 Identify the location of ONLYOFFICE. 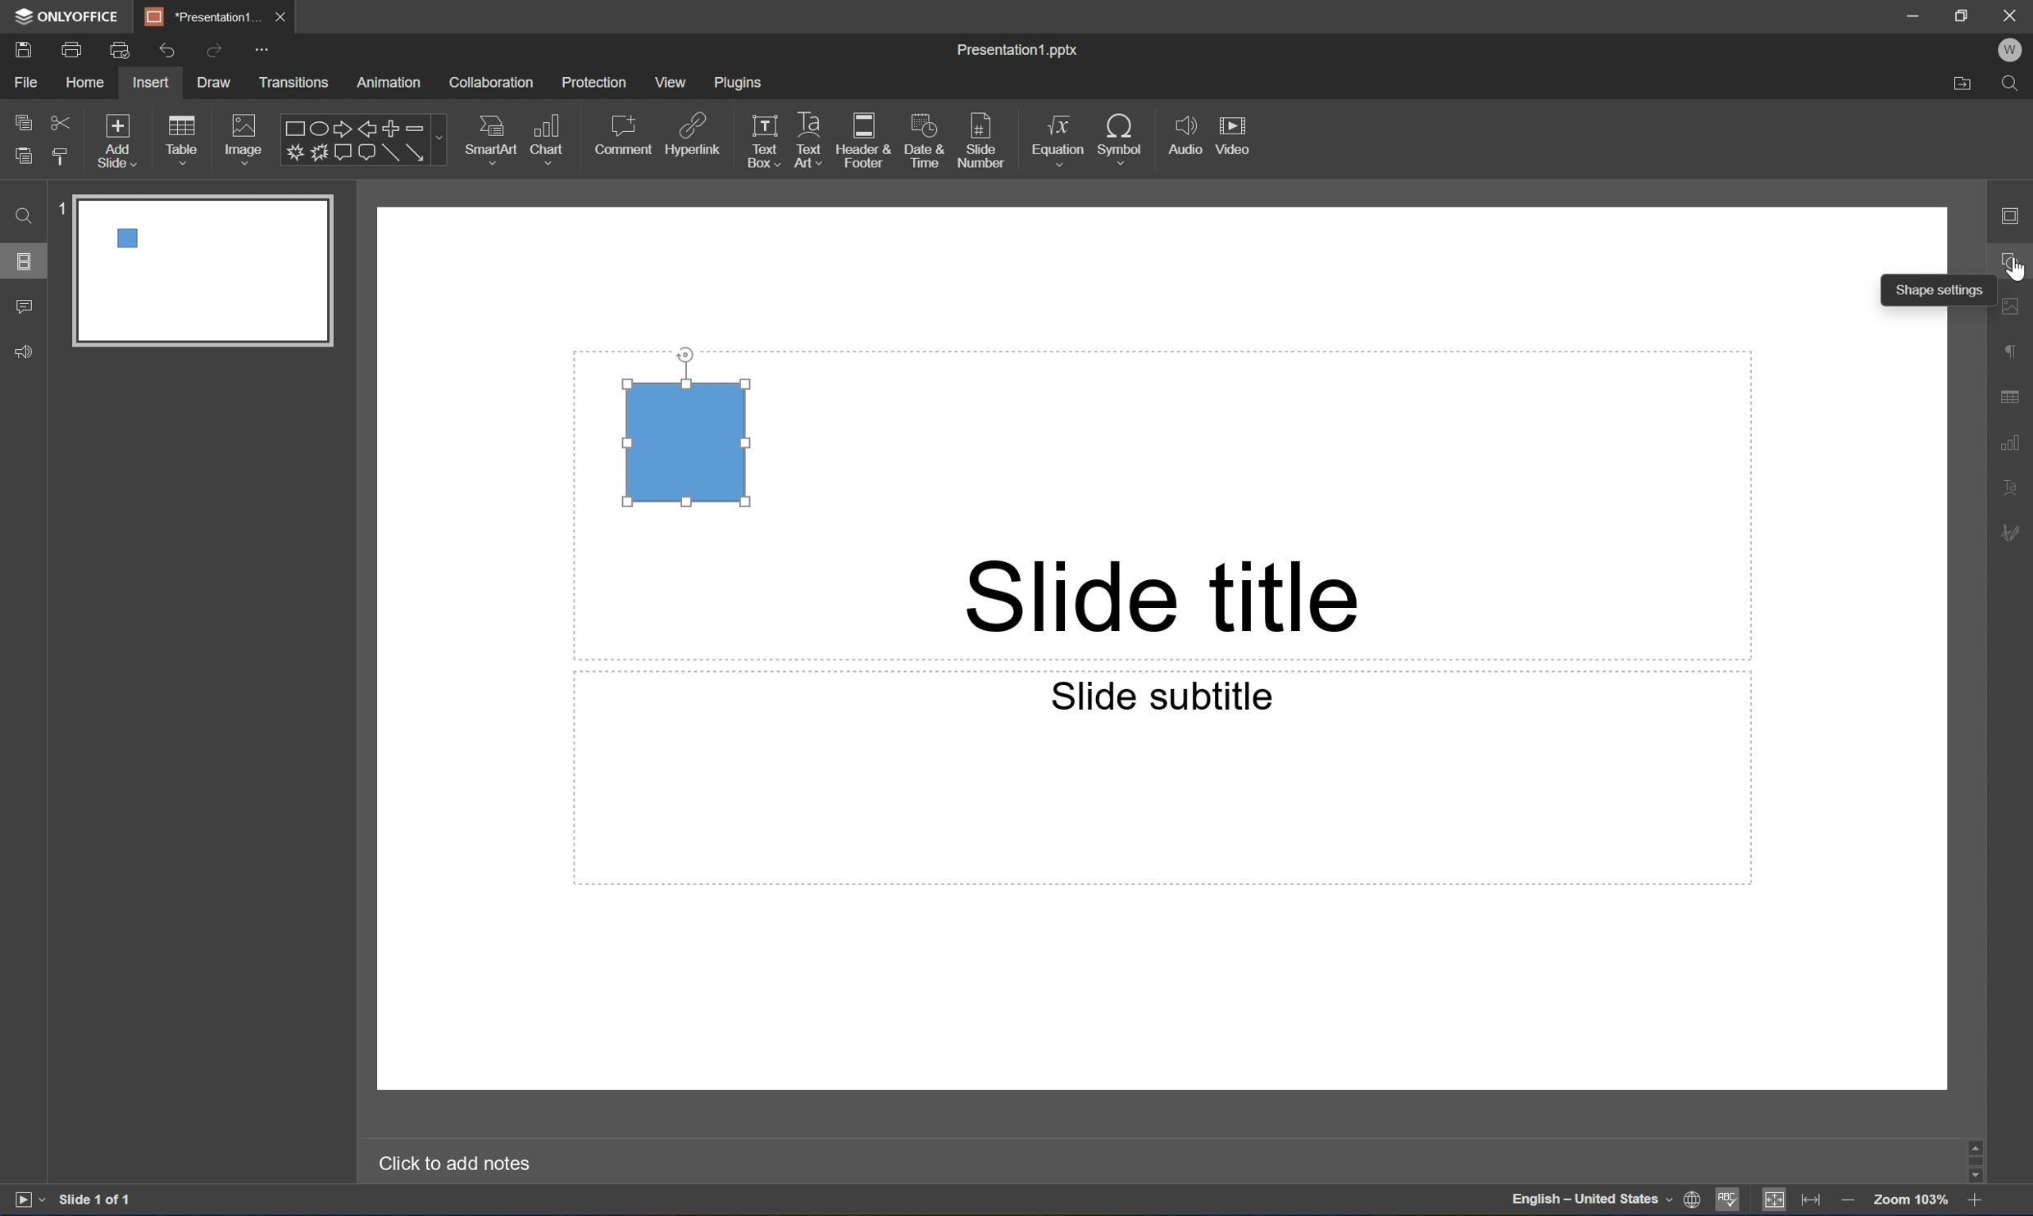
(70, 16).